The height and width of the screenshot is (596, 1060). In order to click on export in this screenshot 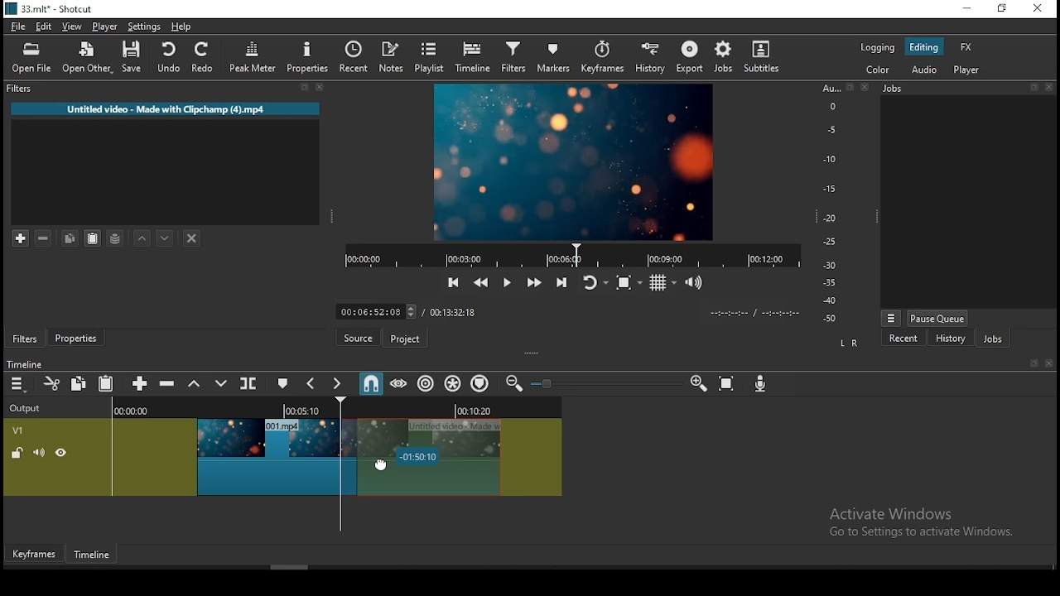, I will do `click(688, 57)`.